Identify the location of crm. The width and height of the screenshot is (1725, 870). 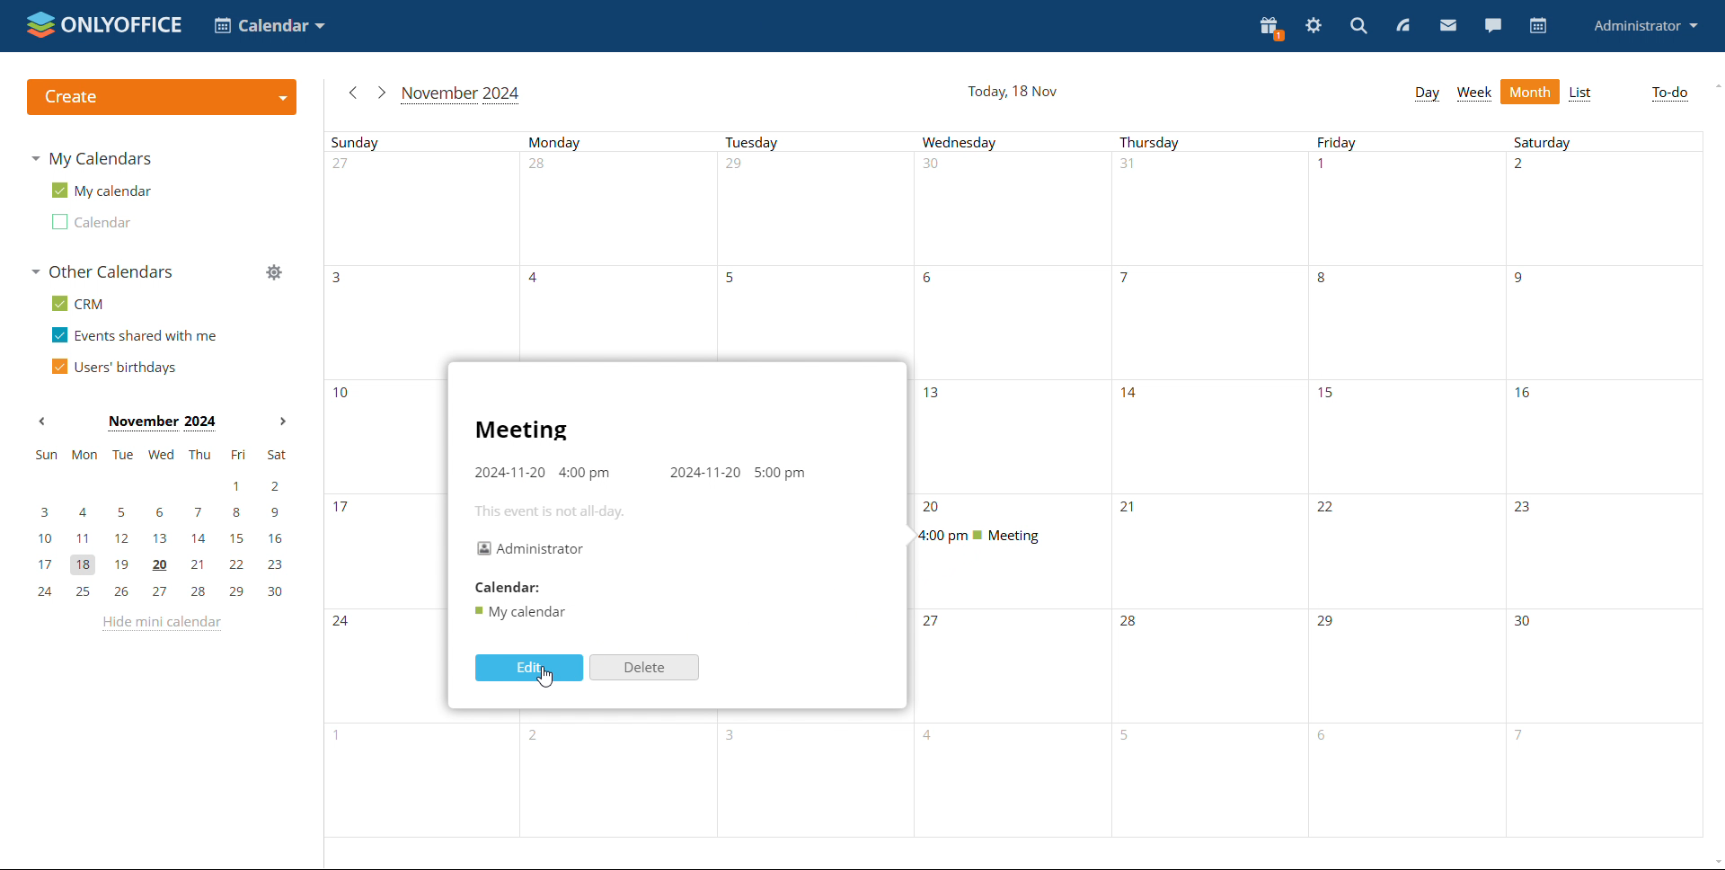
(76, 304).